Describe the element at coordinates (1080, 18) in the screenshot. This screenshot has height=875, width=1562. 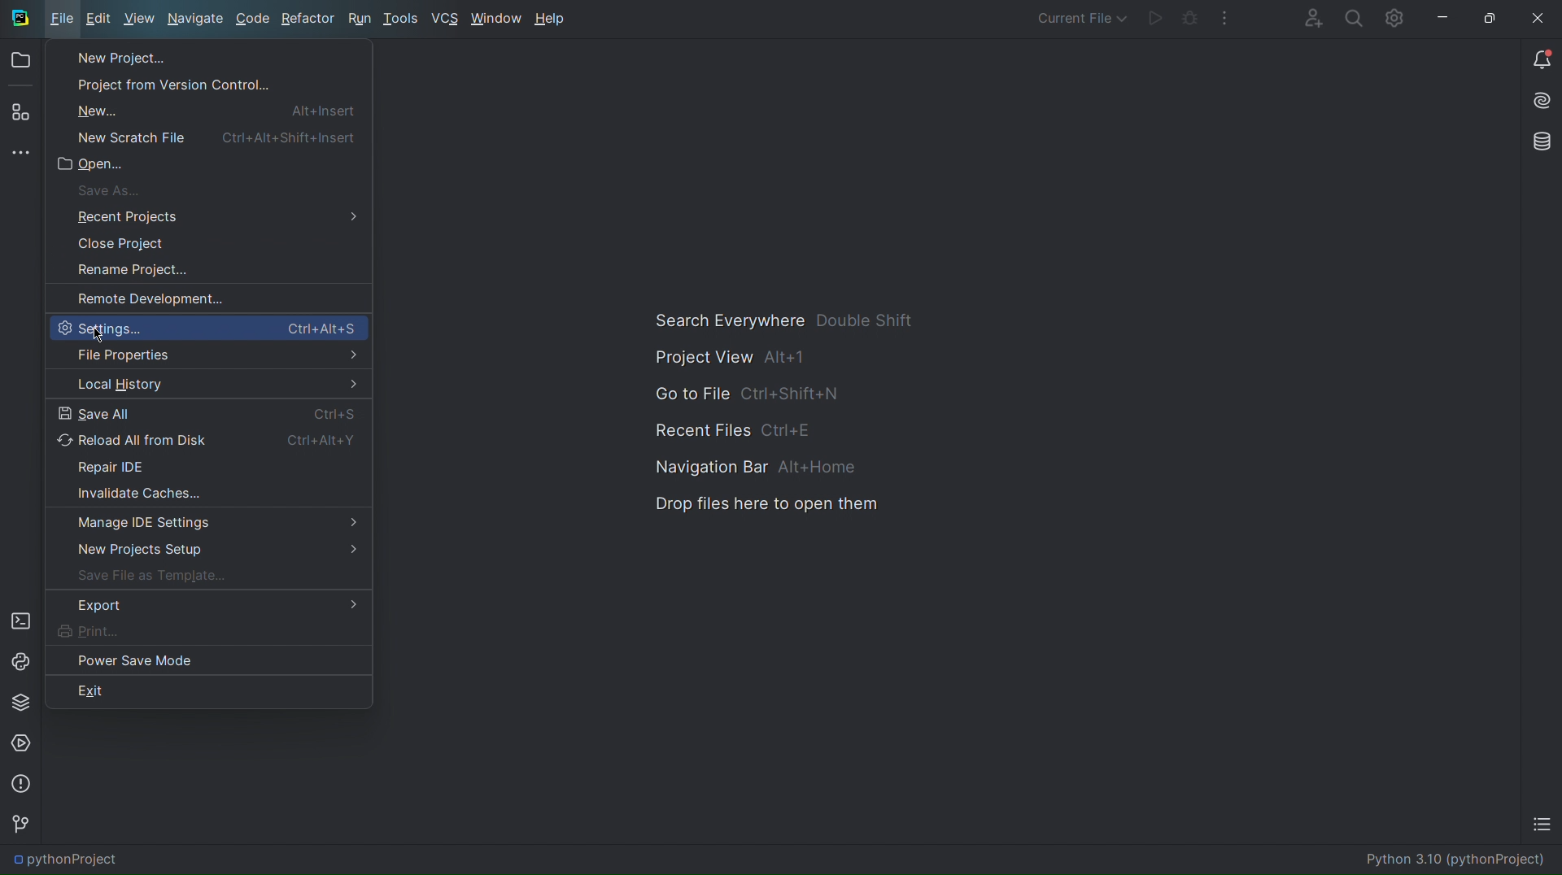
I see `Current File` at that location.